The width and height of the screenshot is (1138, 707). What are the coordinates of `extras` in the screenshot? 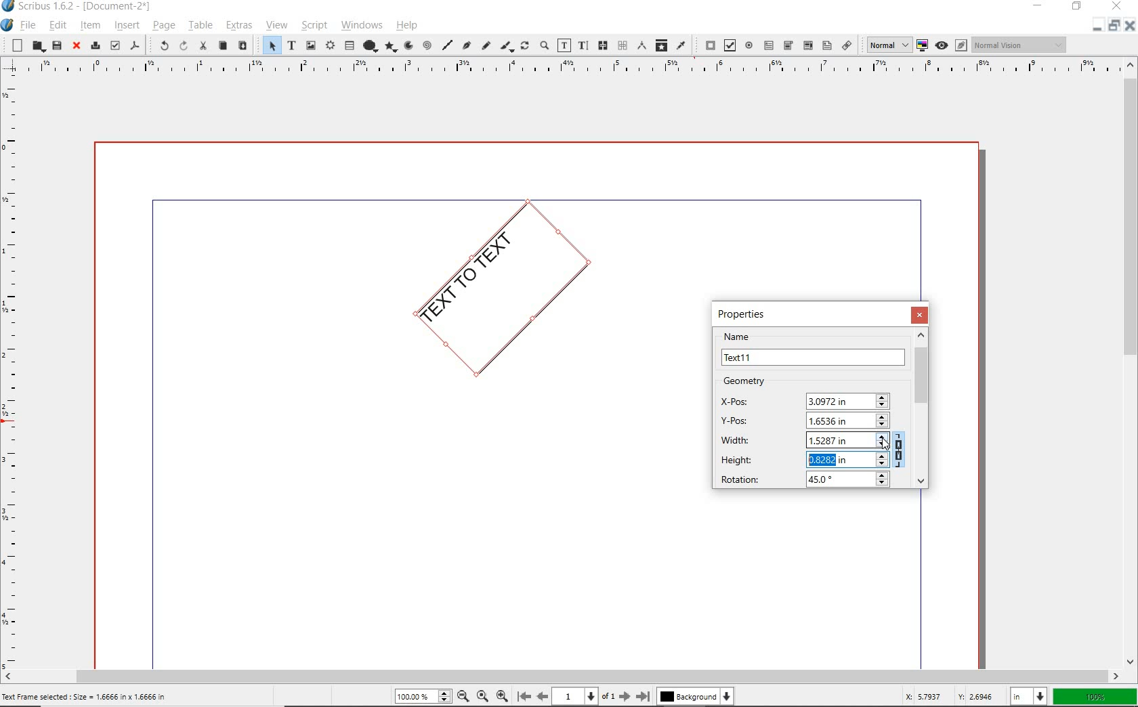 It's located at (239, 25).